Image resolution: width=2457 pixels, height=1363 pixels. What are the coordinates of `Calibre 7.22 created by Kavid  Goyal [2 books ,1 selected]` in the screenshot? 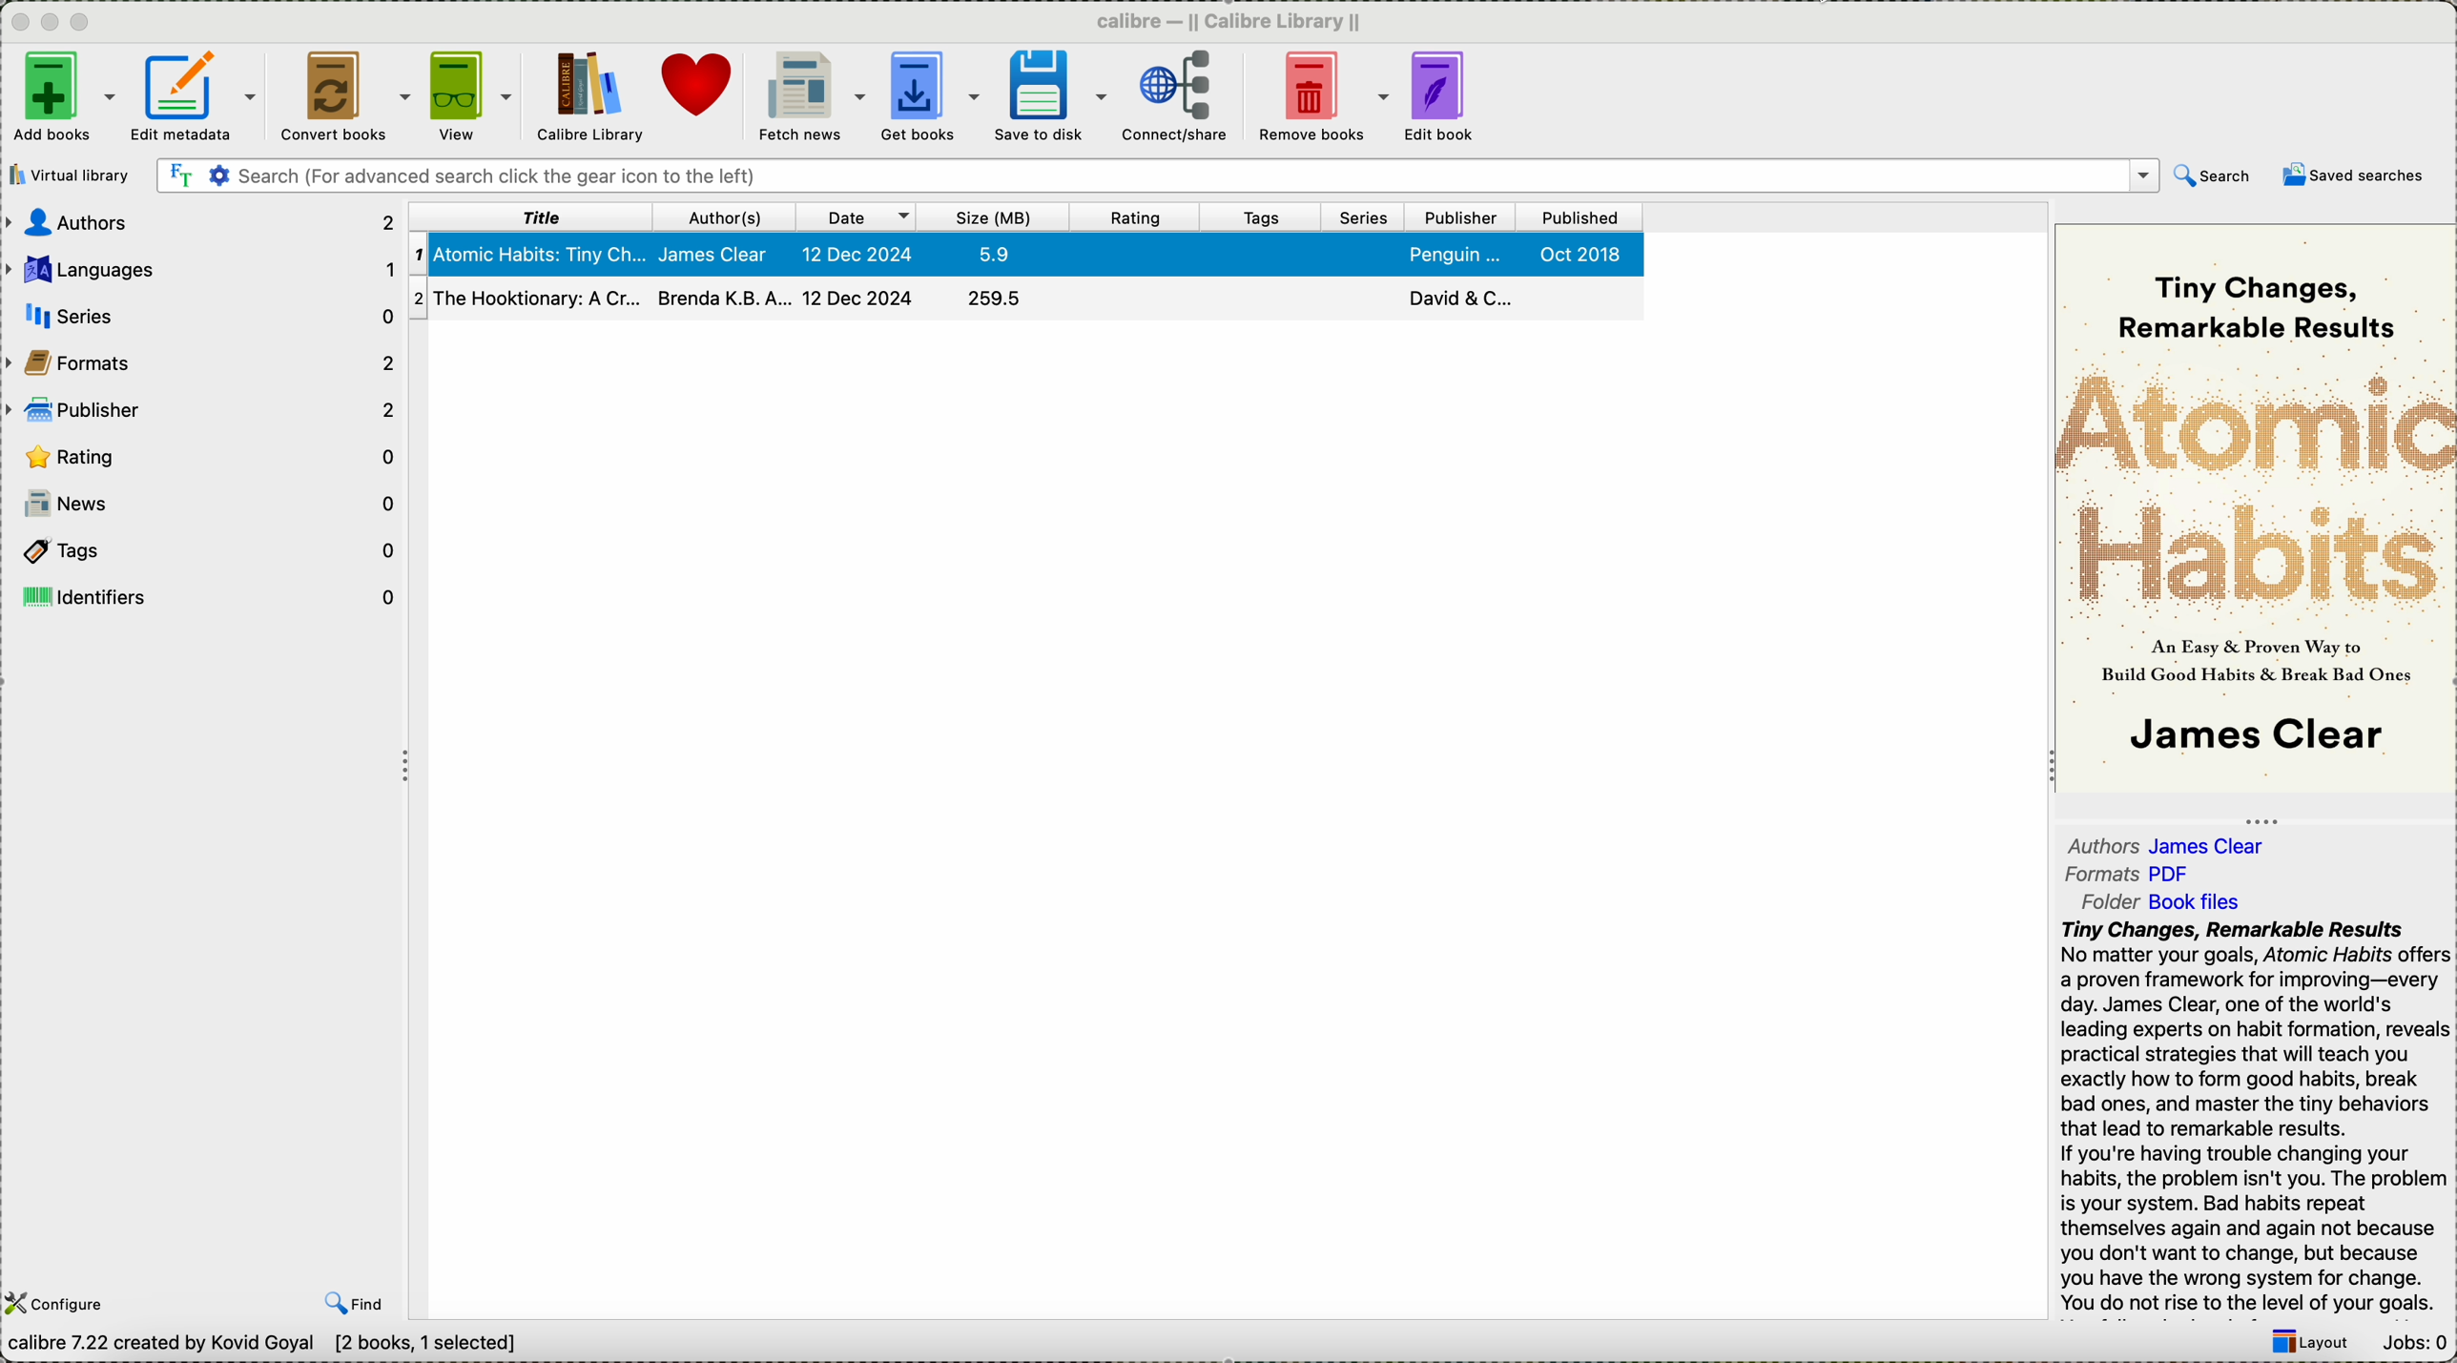 It's located at (269, 1347).